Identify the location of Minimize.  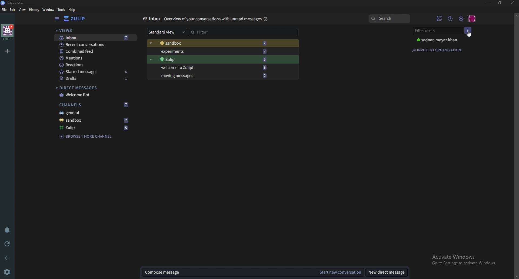
(488, 3).